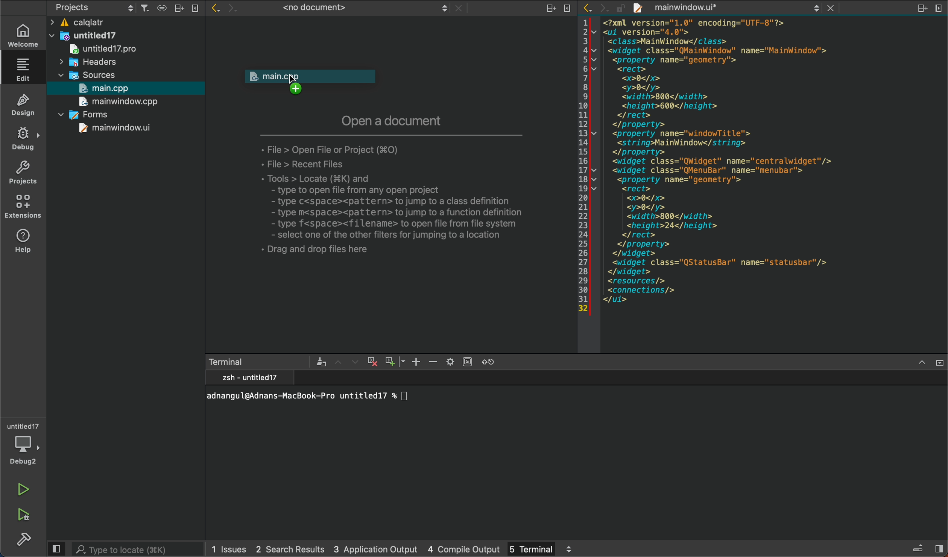 This screenshot has height=557, width=948. I want to click on cross, so click(371, 362).